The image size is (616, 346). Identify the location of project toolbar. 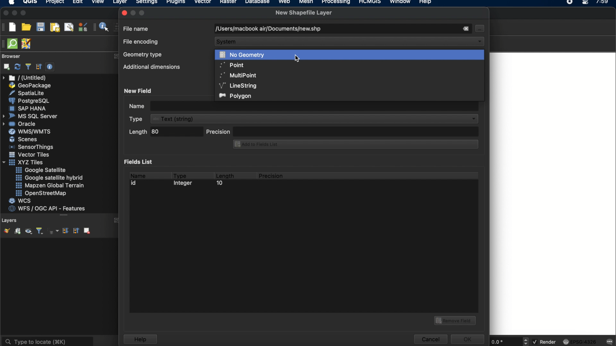
(4, 27).